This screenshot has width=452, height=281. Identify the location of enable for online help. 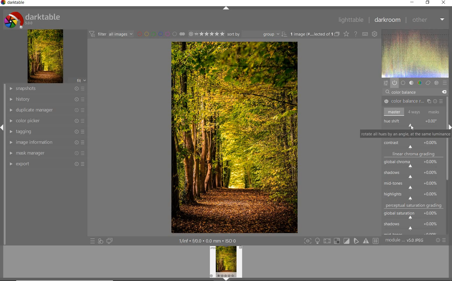
(356, 34).